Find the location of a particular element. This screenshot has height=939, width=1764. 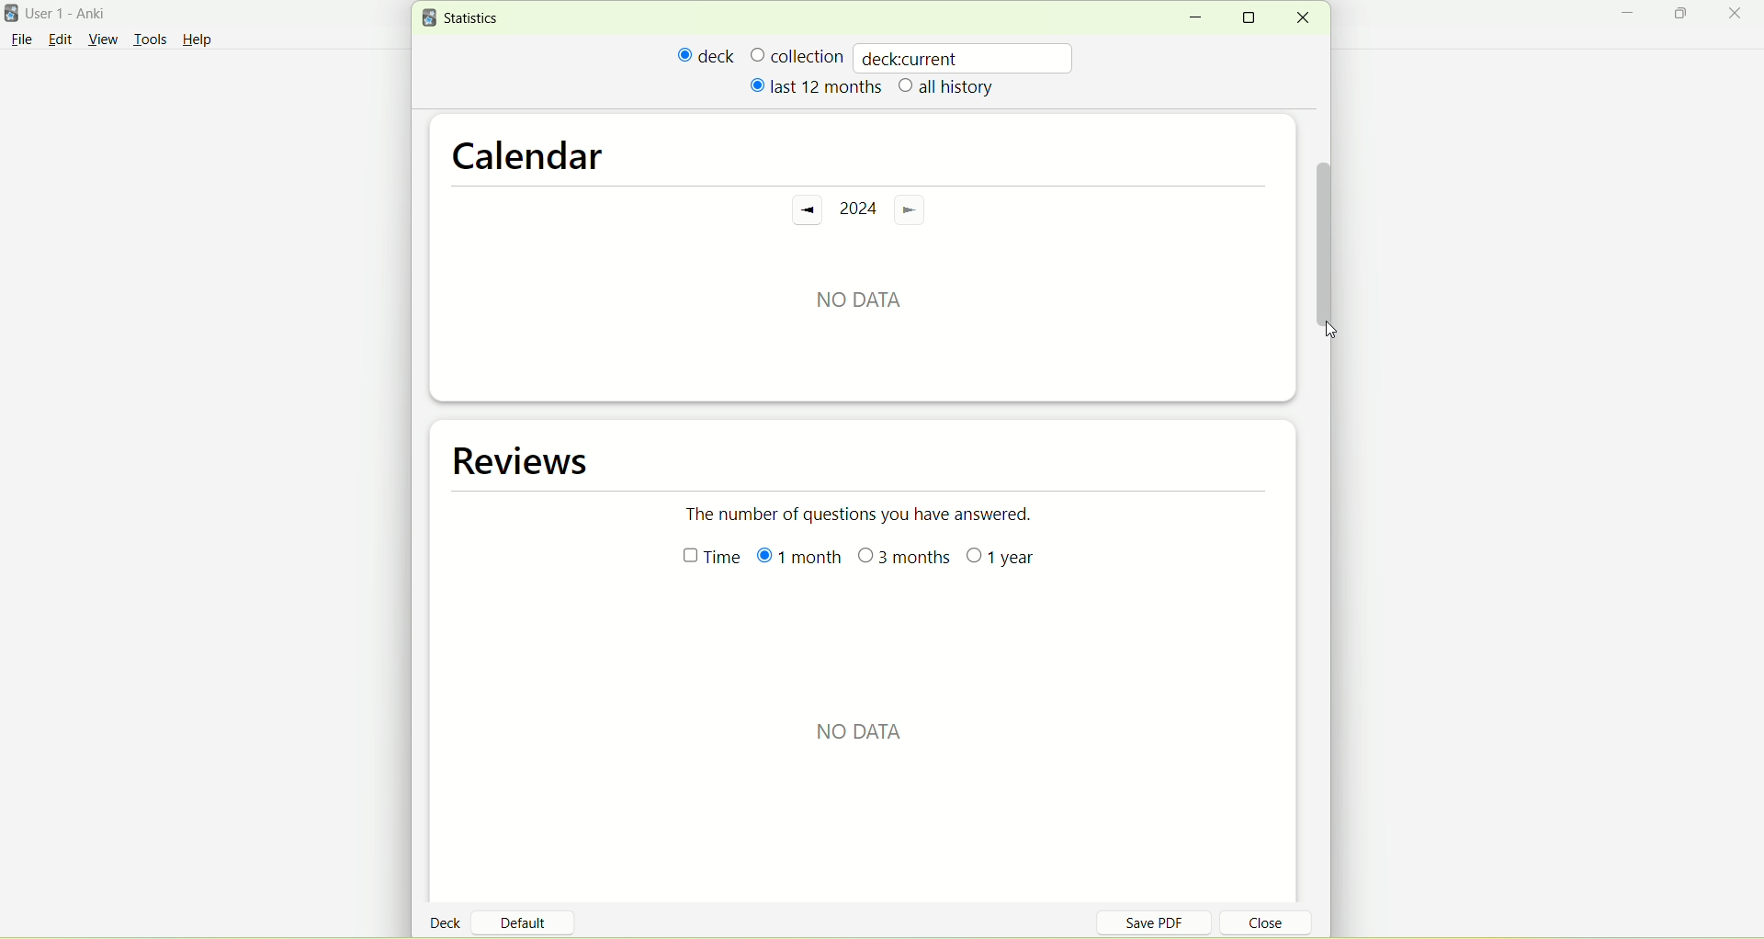

 month is located at coordinates (797, 559).